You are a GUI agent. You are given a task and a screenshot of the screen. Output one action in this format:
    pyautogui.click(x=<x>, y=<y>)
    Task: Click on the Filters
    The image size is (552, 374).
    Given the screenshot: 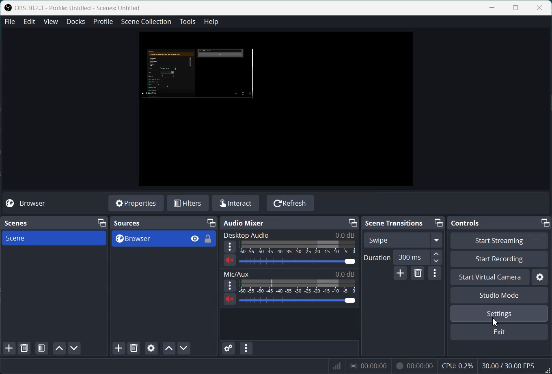 What is the action you would take?
    pyautogui.click(x=189, y=202)
    